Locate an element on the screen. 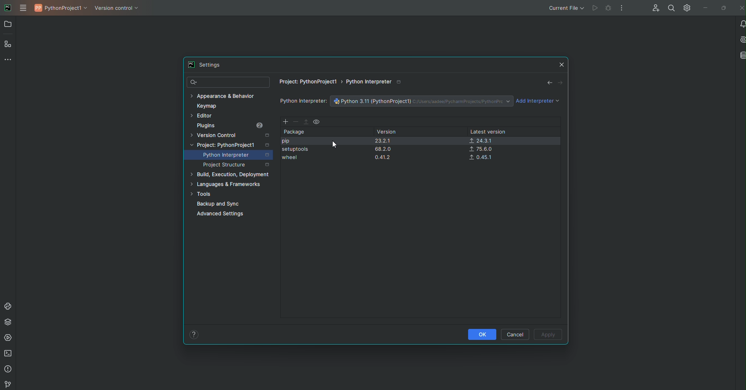 The height and width of the screenshot is (390, 746). Find is located at coordinates (228, 82).